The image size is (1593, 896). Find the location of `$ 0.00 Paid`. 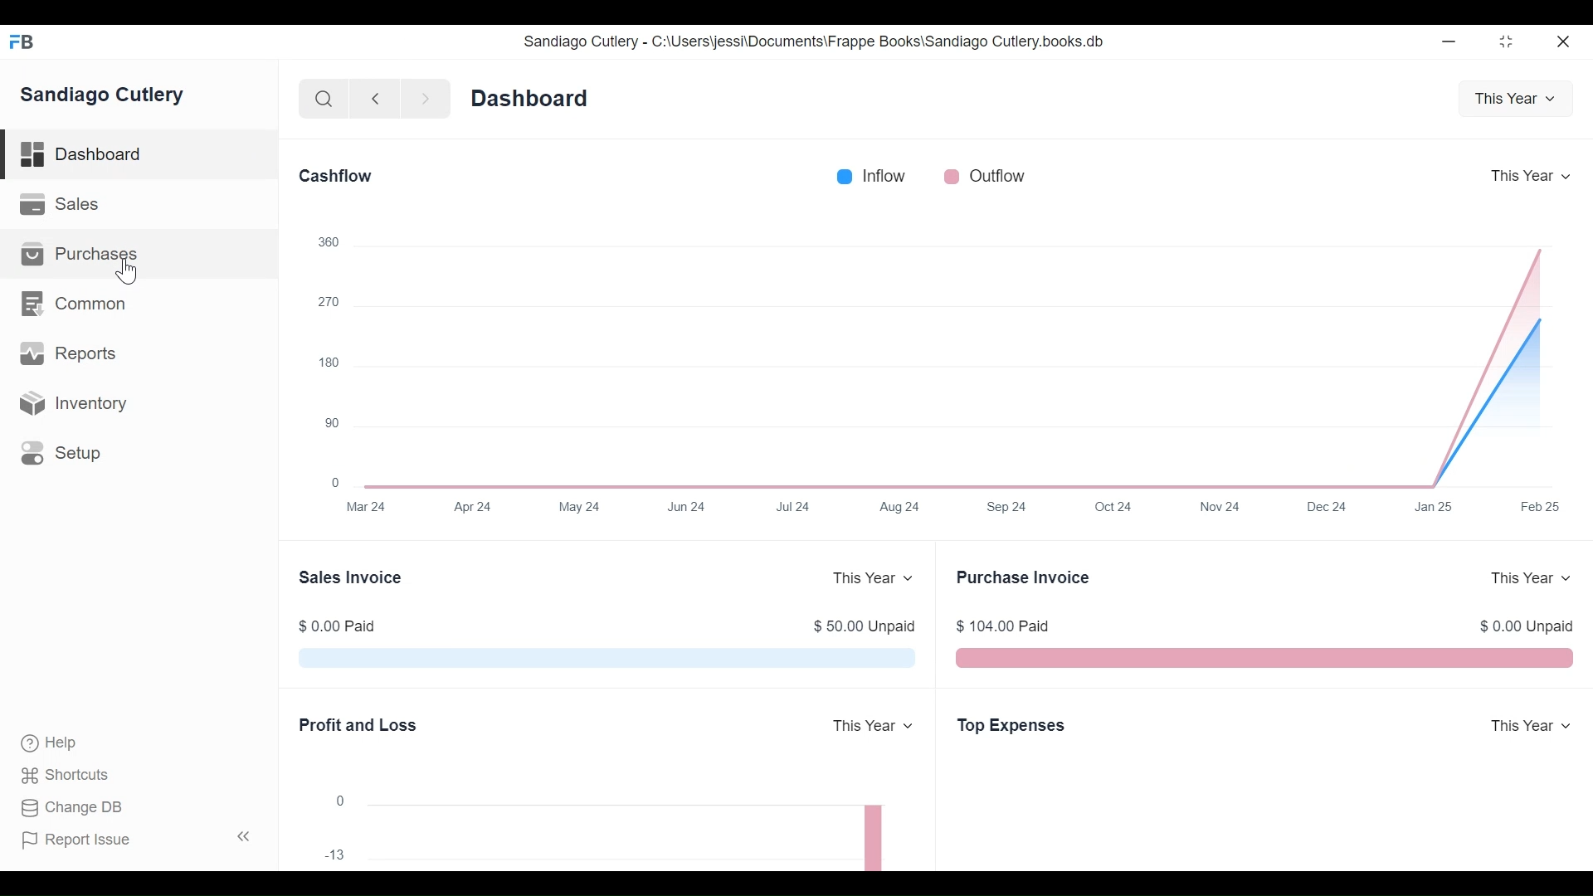

$ 0.00 Paid is located at coordinates (337, 625).